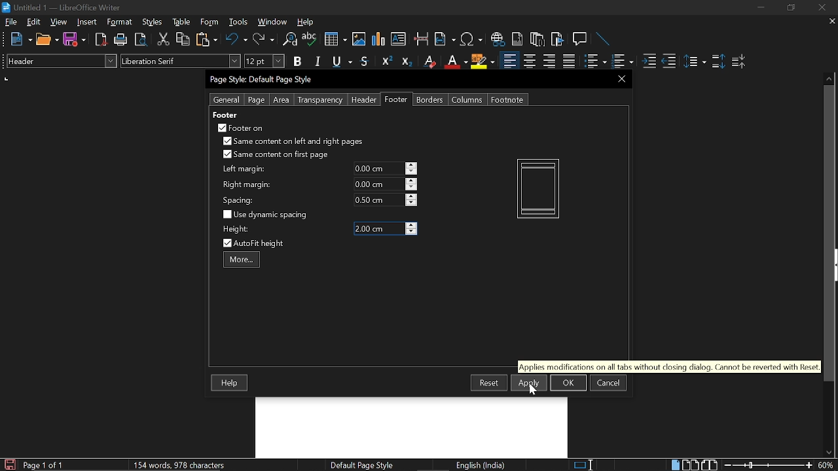  Describe the element at coordinates (378, 184) in the screenshot. I see `current right margin` at that location.